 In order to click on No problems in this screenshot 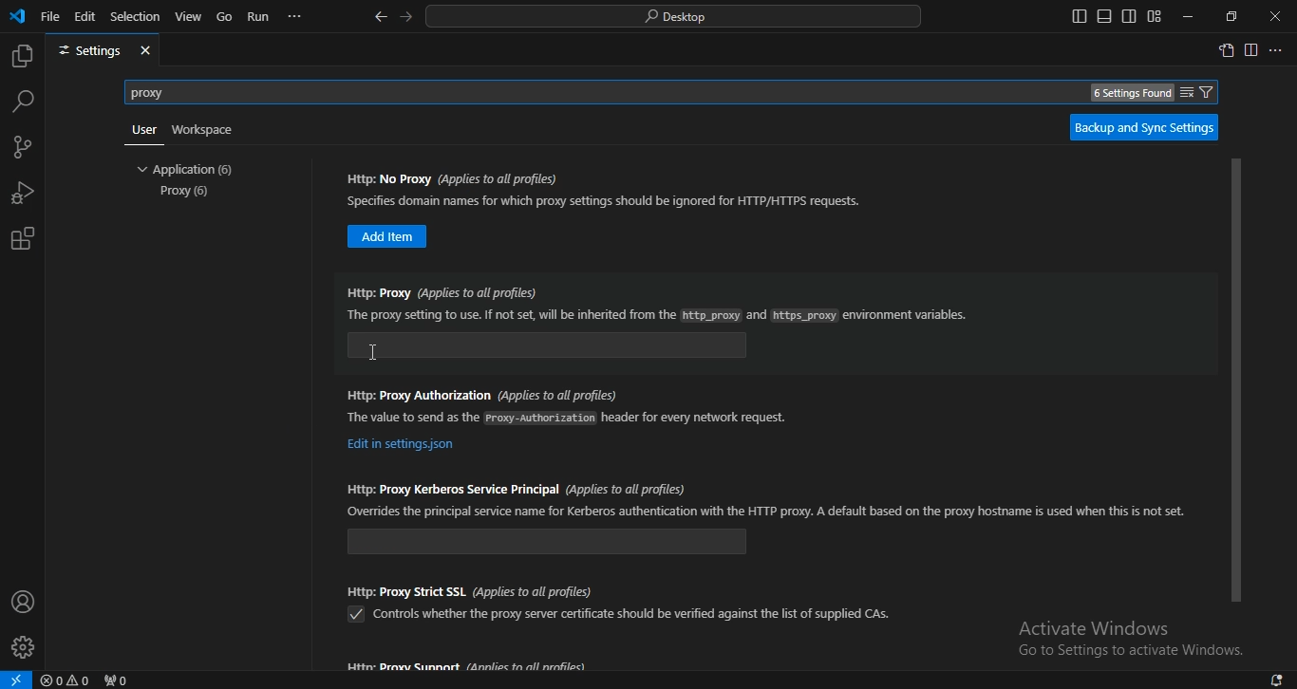, I will do `click(67, 680)`.